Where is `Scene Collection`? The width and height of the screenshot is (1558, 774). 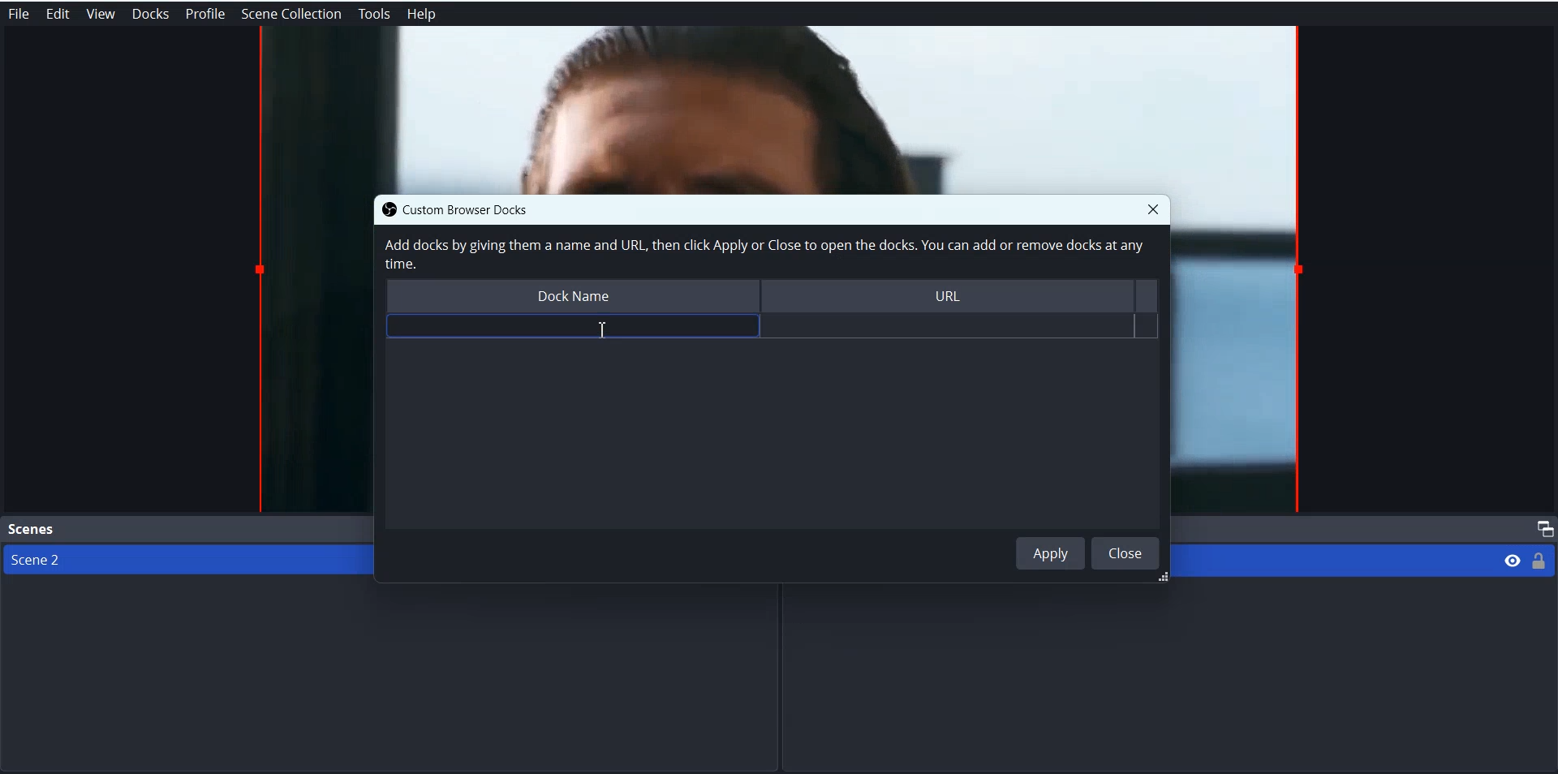
Scene Collection is located at coordinates (292, 14).